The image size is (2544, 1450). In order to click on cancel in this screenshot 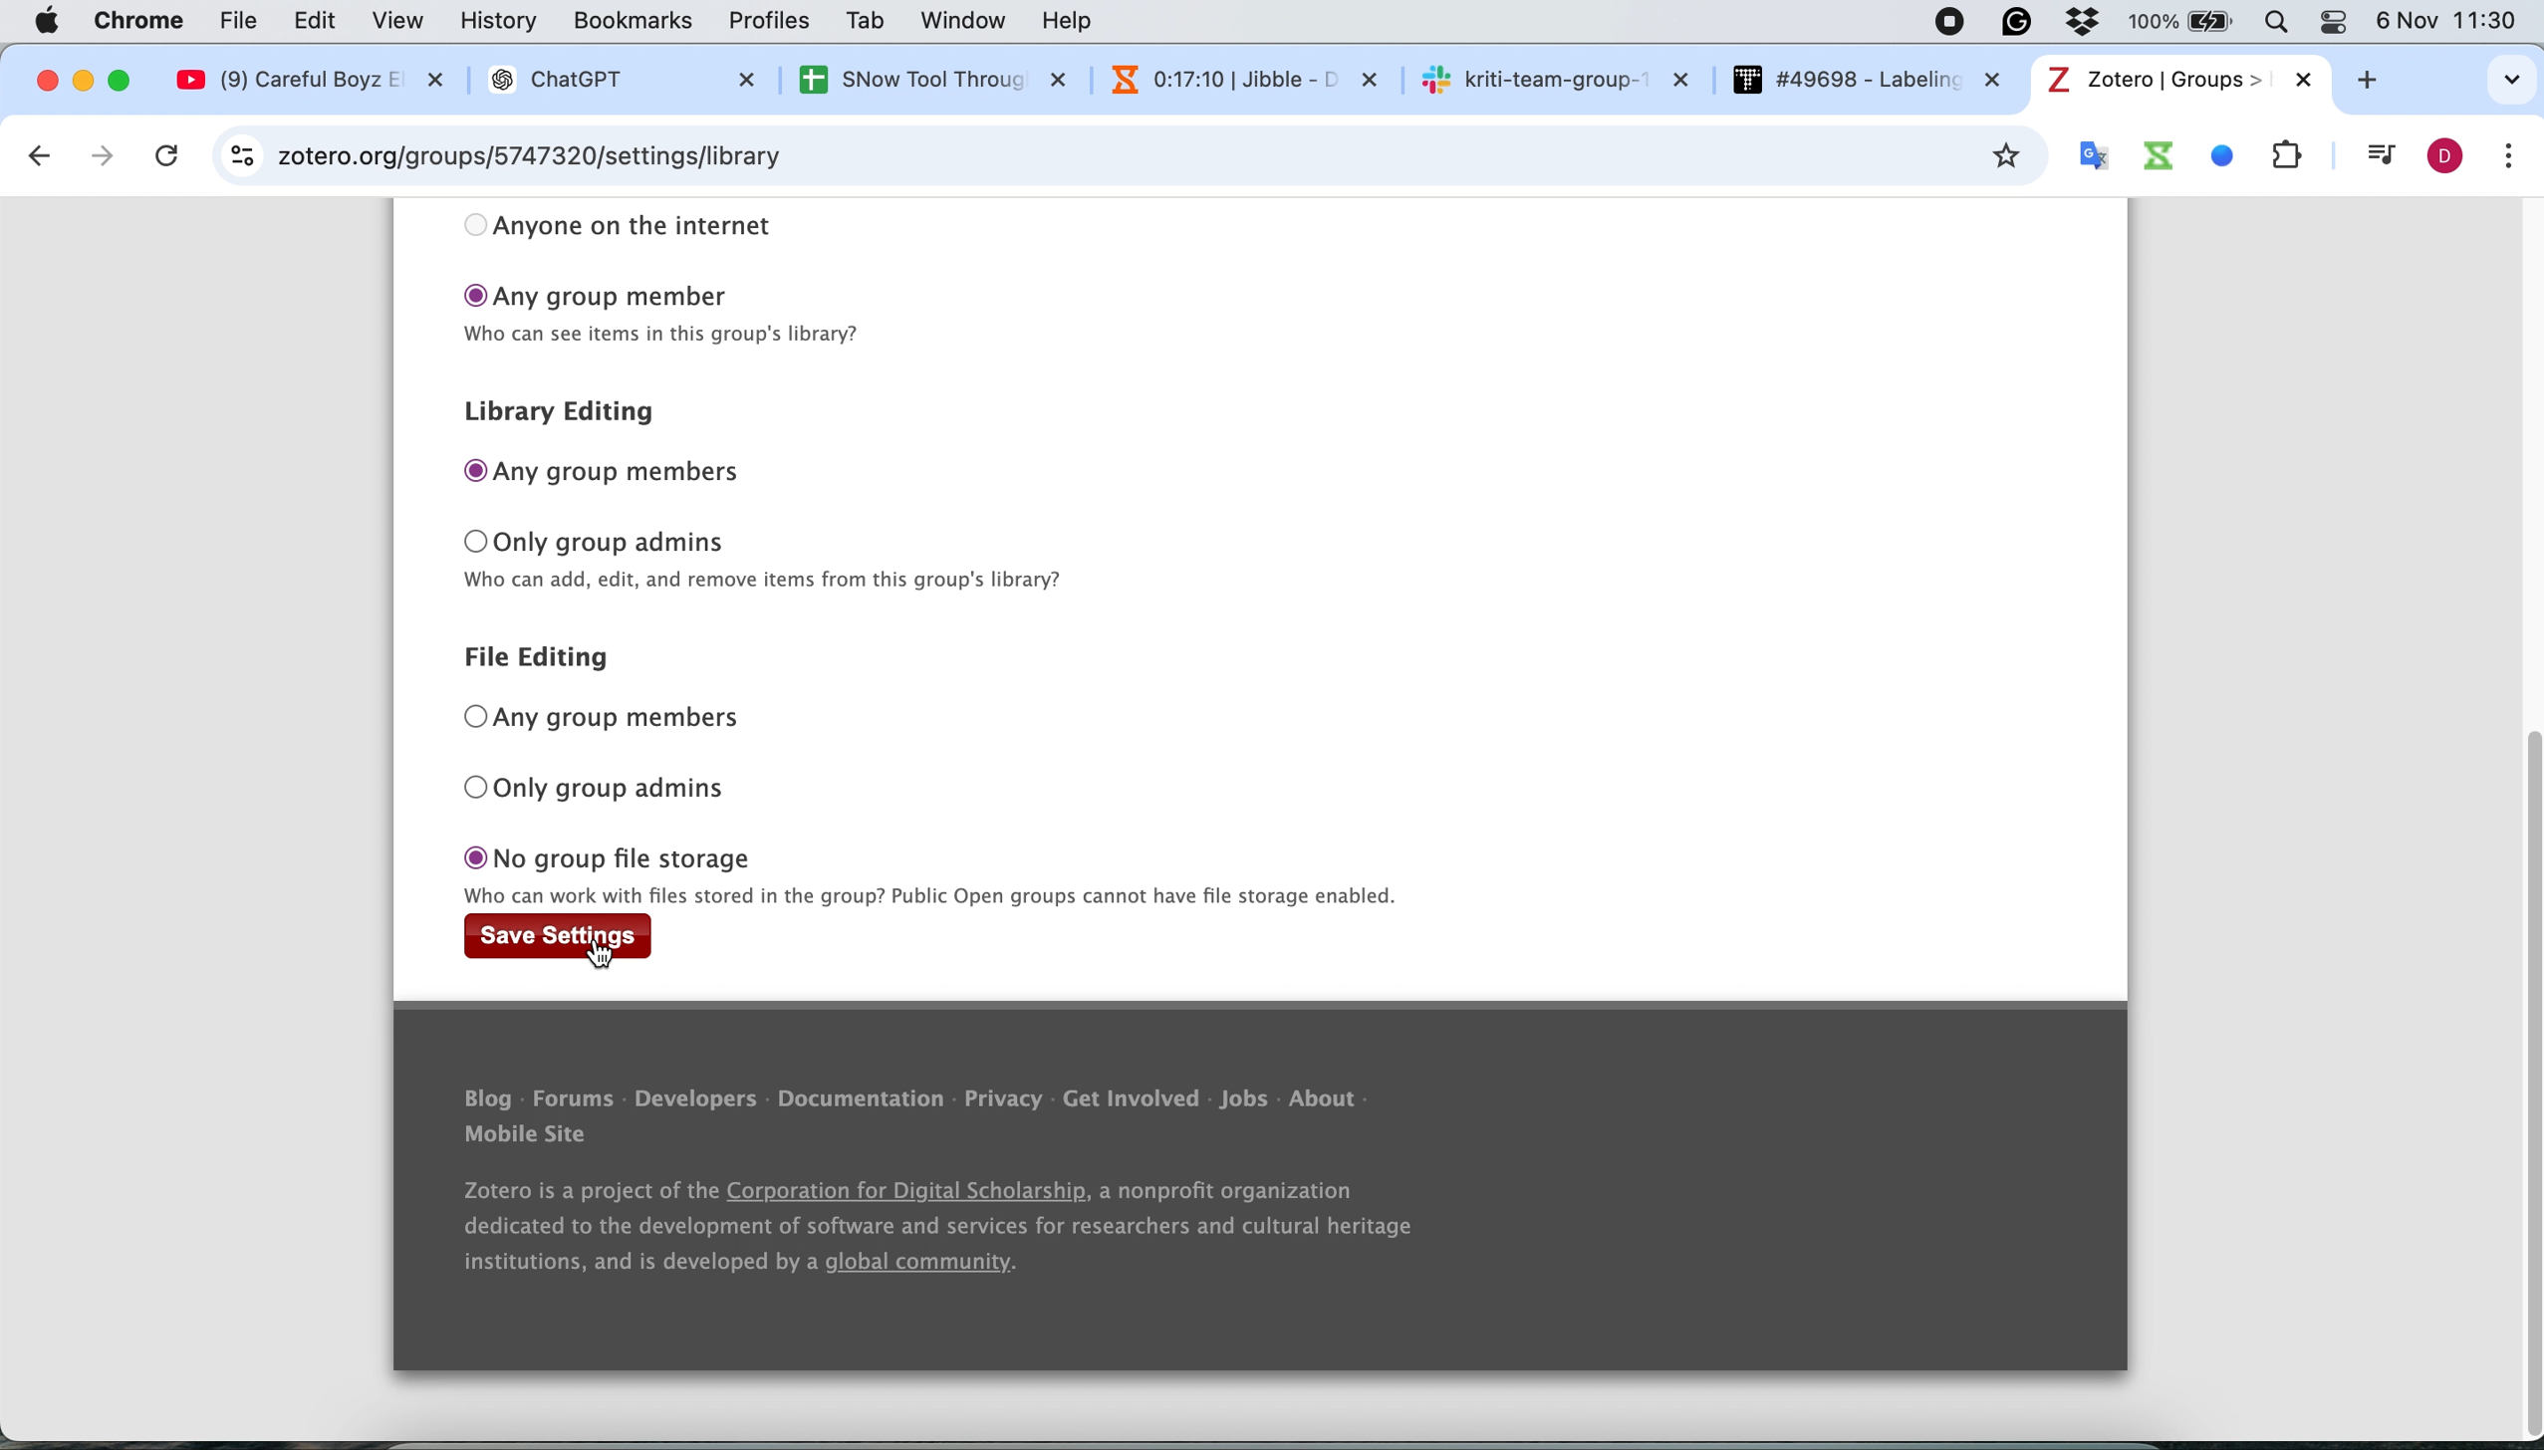, I will do `click(172, 155)`.